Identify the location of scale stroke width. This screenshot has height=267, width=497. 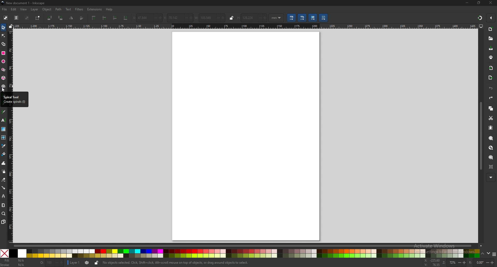
(291, 18).